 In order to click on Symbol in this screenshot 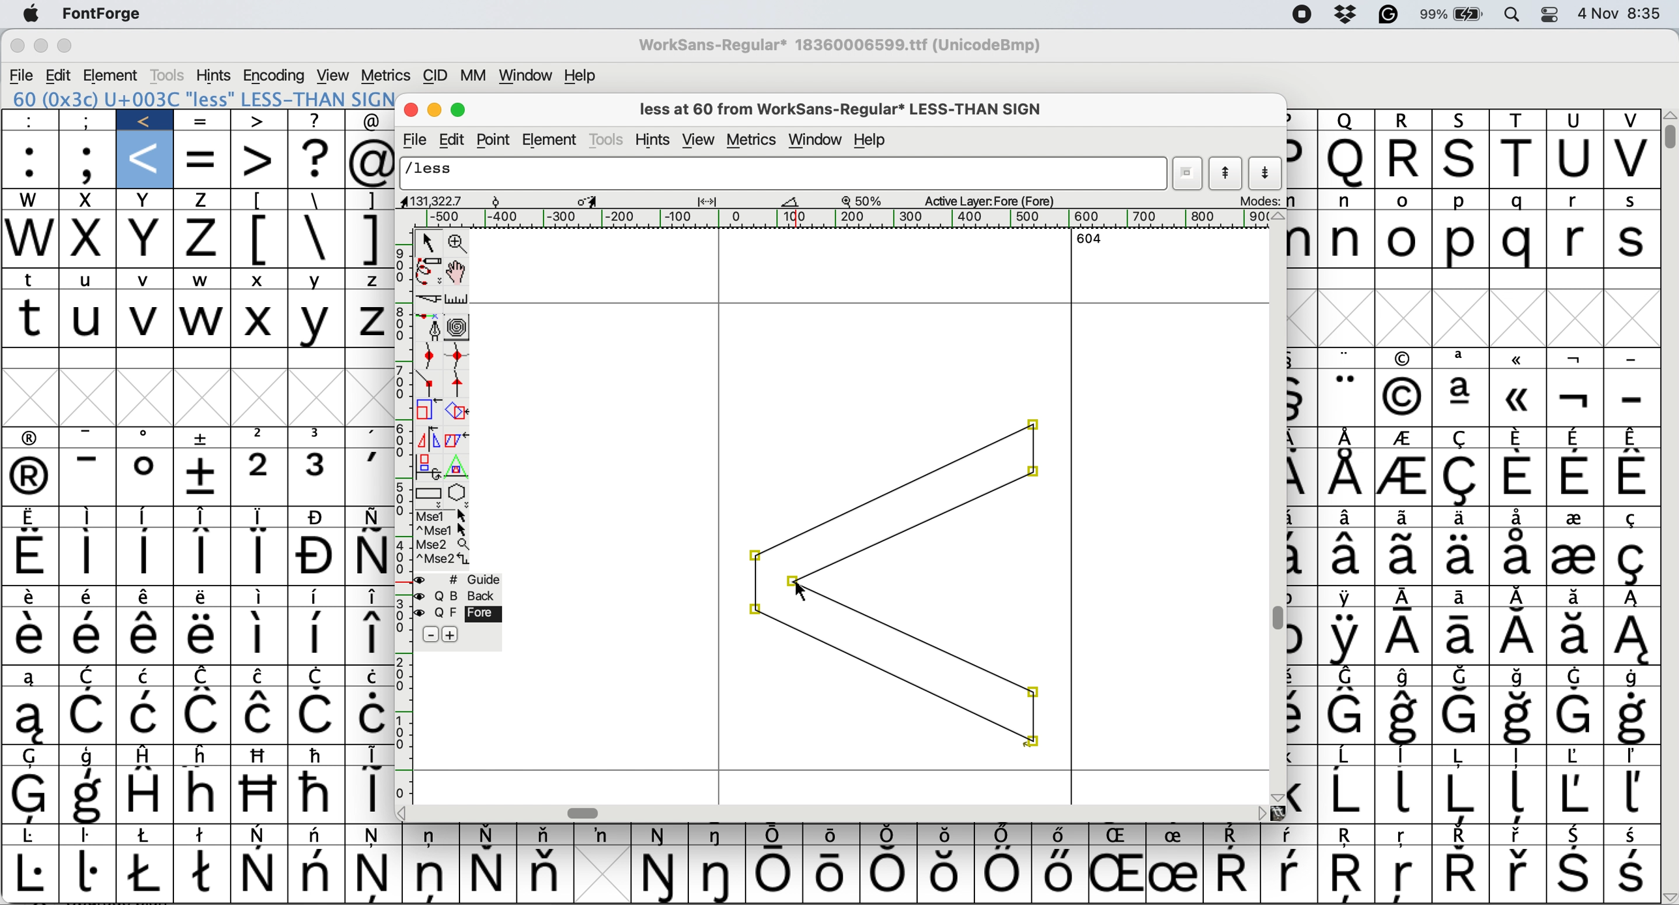, I will do `click(490, 833)`.